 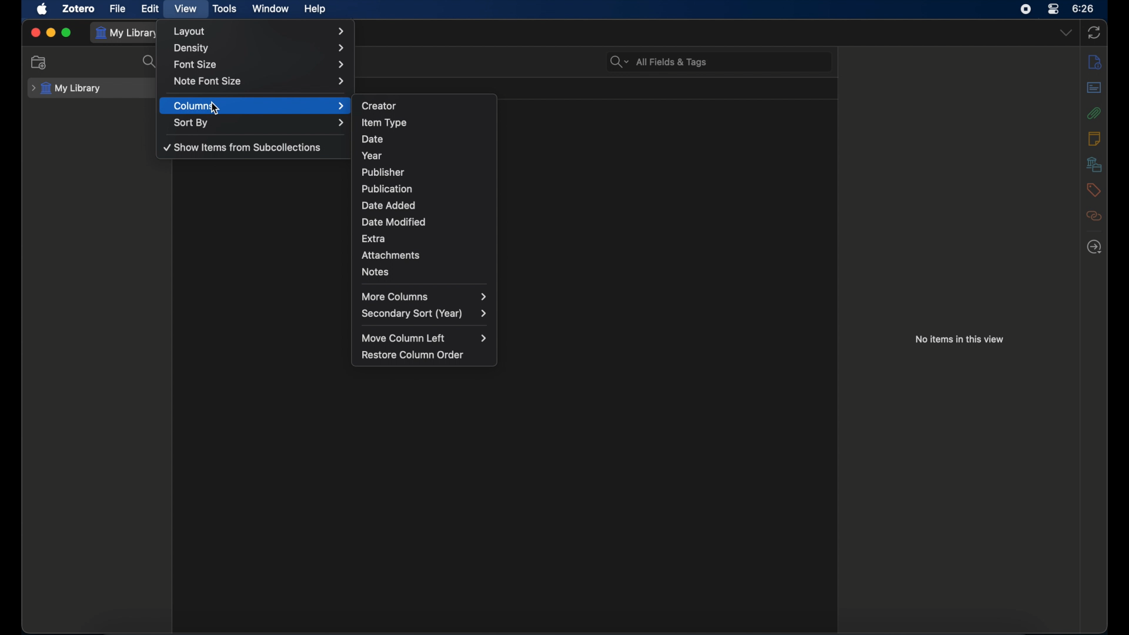 What do you see at coordinates (225, 8) in the screenshot?
I see `tools` at bounding box center [225, 8].